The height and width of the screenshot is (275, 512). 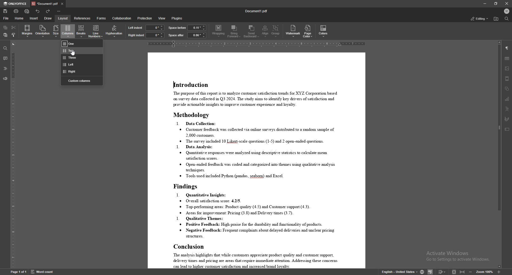 What do you see at coordinates (265, 31) in the screenshot?
I see `align` at bounding box center [265, 31].